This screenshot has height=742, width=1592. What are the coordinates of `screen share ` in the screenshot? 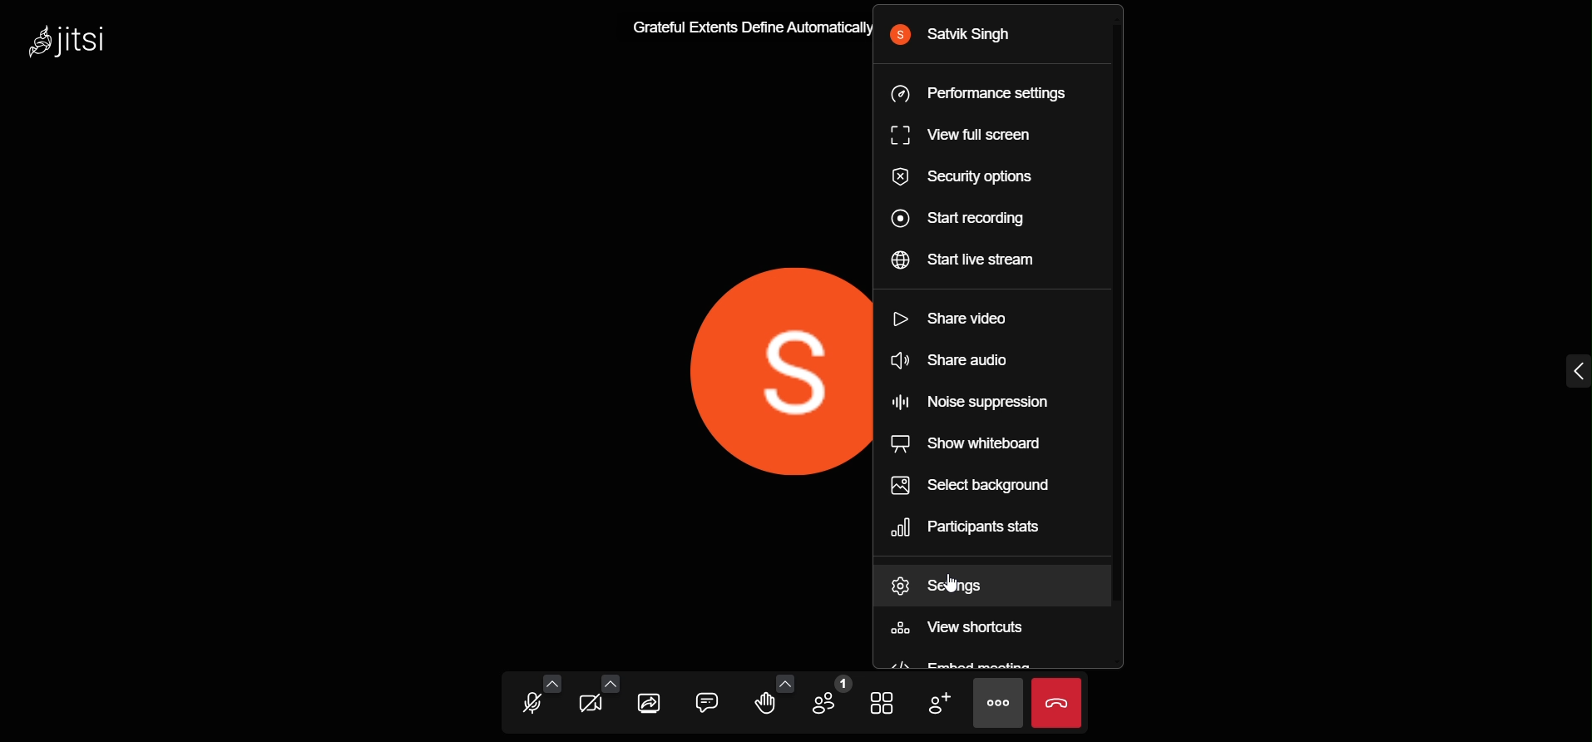 It's located at (651, 700).